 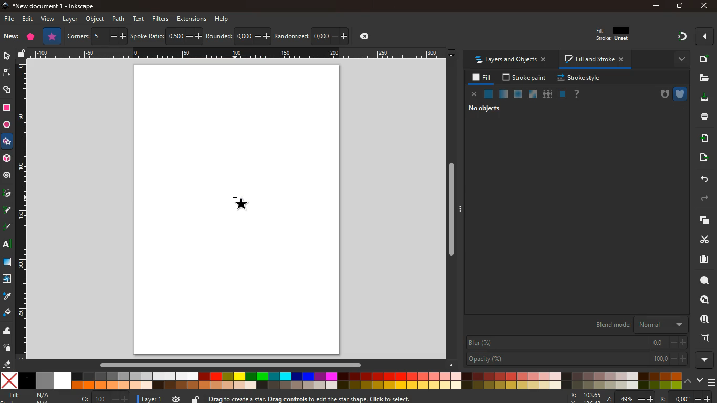 What do you see at coordinates (679, 5) in the screenshot?
I see `maximize` at bounding box center [679, 5].